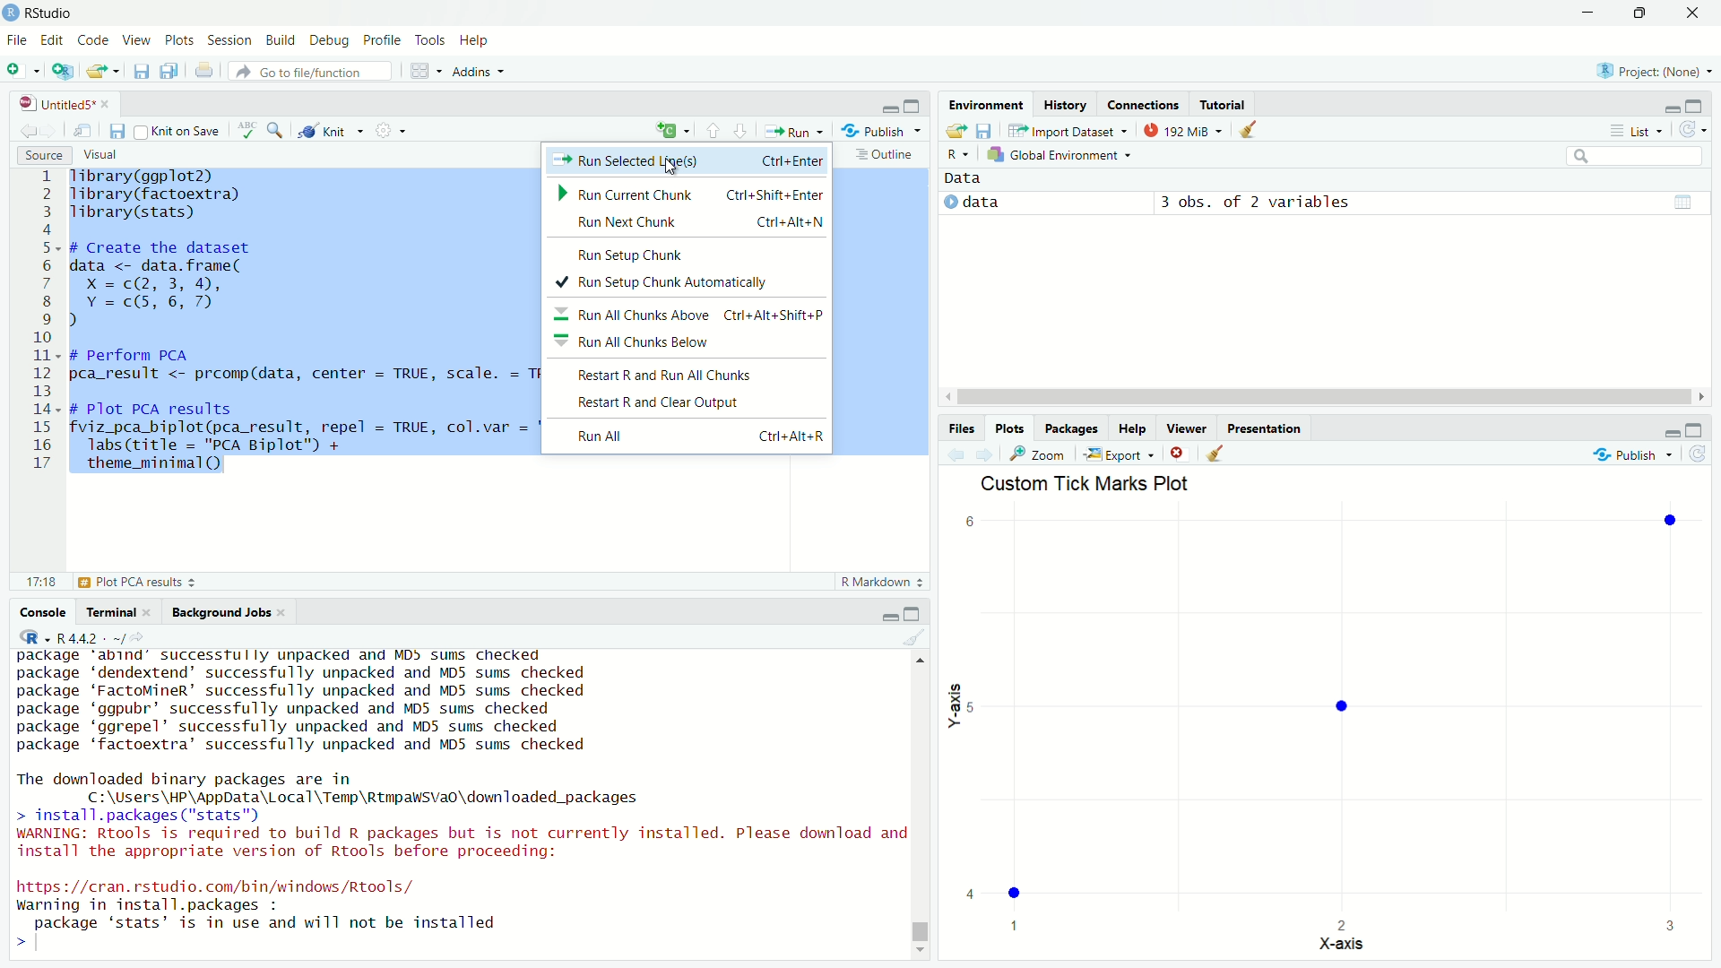 The image size is (1721, 968). What do you see at coordinates (460, 800) in the screenshot?
I see `package abind  successtully unpacked and MD> sums checked
package ‘dendextend’ successfully unpacked and MD5 sums checked
package ‘FactoMineR’ successfully unpacked and MD5 sums checked
package ‘ggpubr’ successfully unpacked and MD5 sums checked
package ‘ggrepel’ successfully unpacked and MD5 sums checked
package ‘factoextra’ successfully unpacked and MD5 sums checked
The downloaded binary packages are in
C:\Users\HP\AppData\Local\Temp\RtmpawSva0o\downloaded_packages

> install.packages ("stats")
WARNING: Rtools is required to build R packages but is not currently installed. Please download and
install the appropriate version of Rtools before proceeding:
https://cran.rstudio.com/bin/windows /Rtools/
warning in install.packages :

package ‘stats’ is in use and will not be installed
>` at bounding box center [460, 800].